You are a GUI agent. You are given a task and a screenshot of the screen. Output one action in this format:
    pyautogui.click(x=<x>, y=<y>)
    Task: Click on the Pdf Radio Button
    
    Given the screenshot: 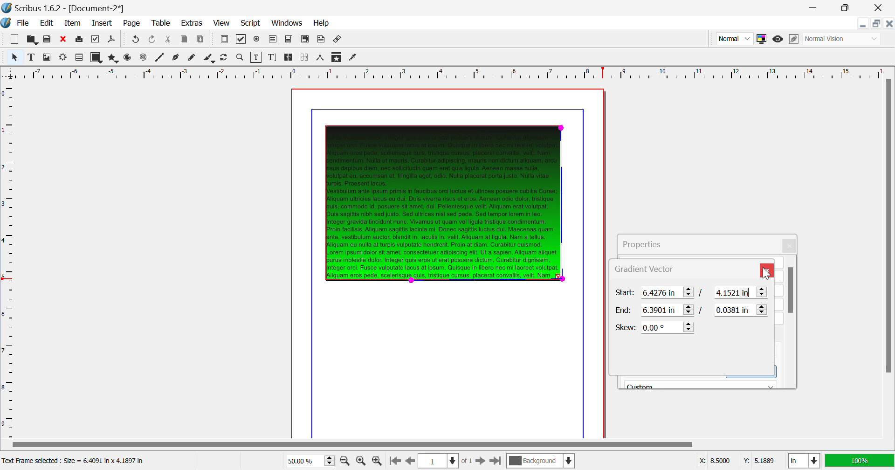 What is the action you would take?
    pyautogui.click(x=257, y=40)
    